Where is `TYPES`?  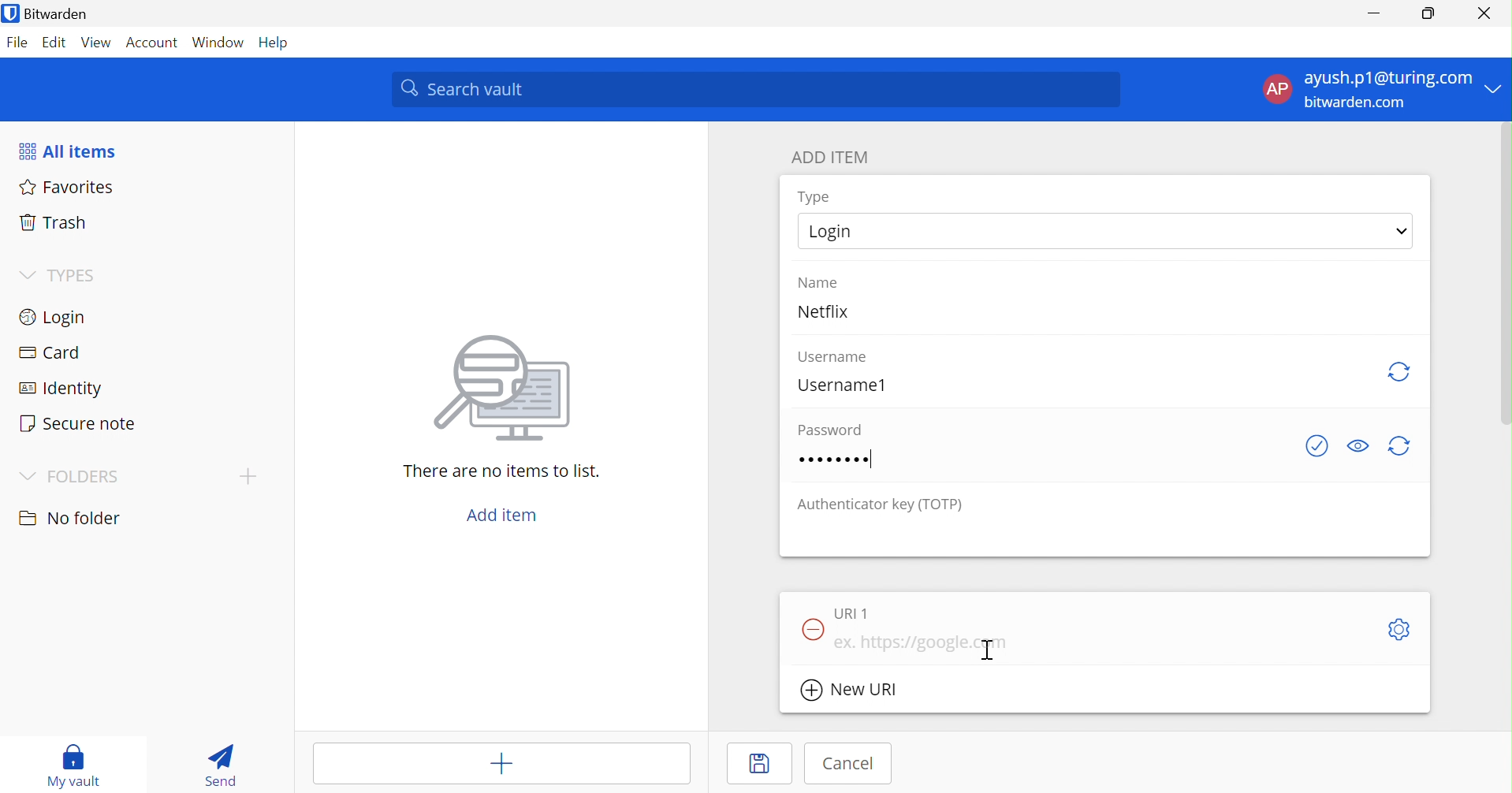
TYPES is located at coordinates (60, 275).